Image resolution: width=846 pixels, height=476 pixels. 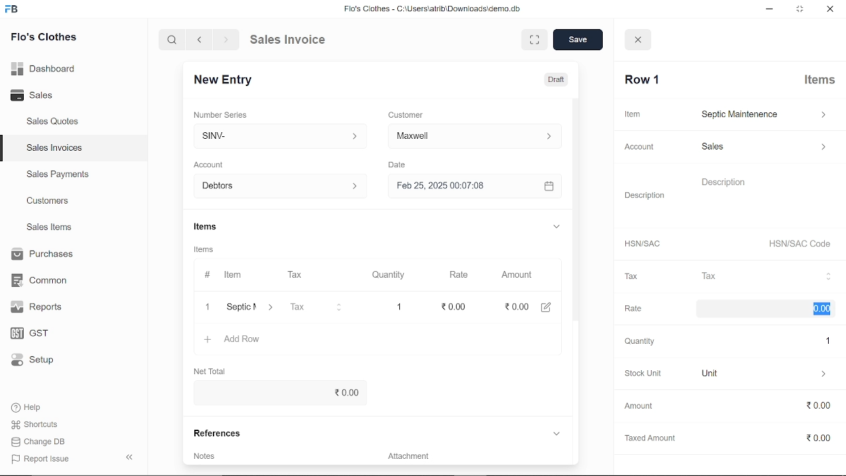 I want to click on unit, so click(x=765, y=374).